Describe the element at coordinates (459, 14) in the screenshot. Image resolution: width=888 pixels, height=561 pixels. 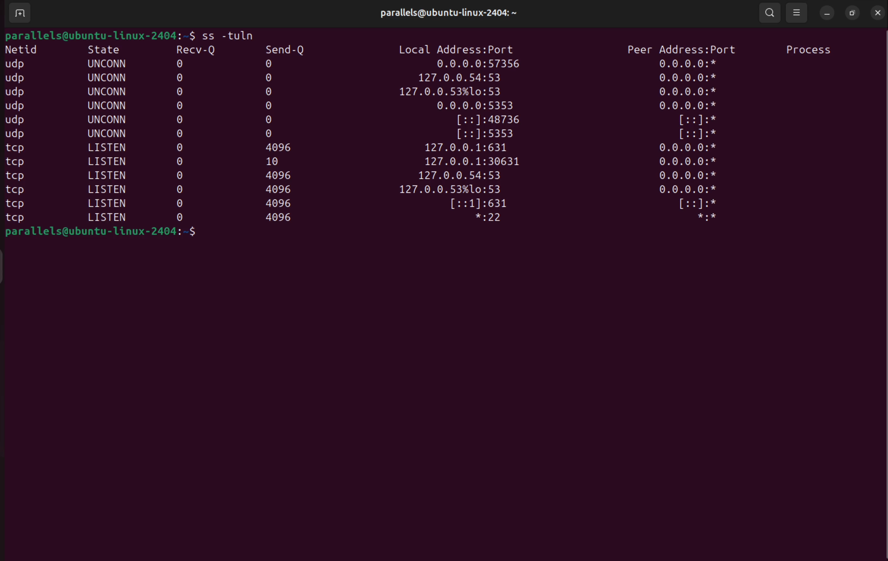
I see `user profile` at that location.